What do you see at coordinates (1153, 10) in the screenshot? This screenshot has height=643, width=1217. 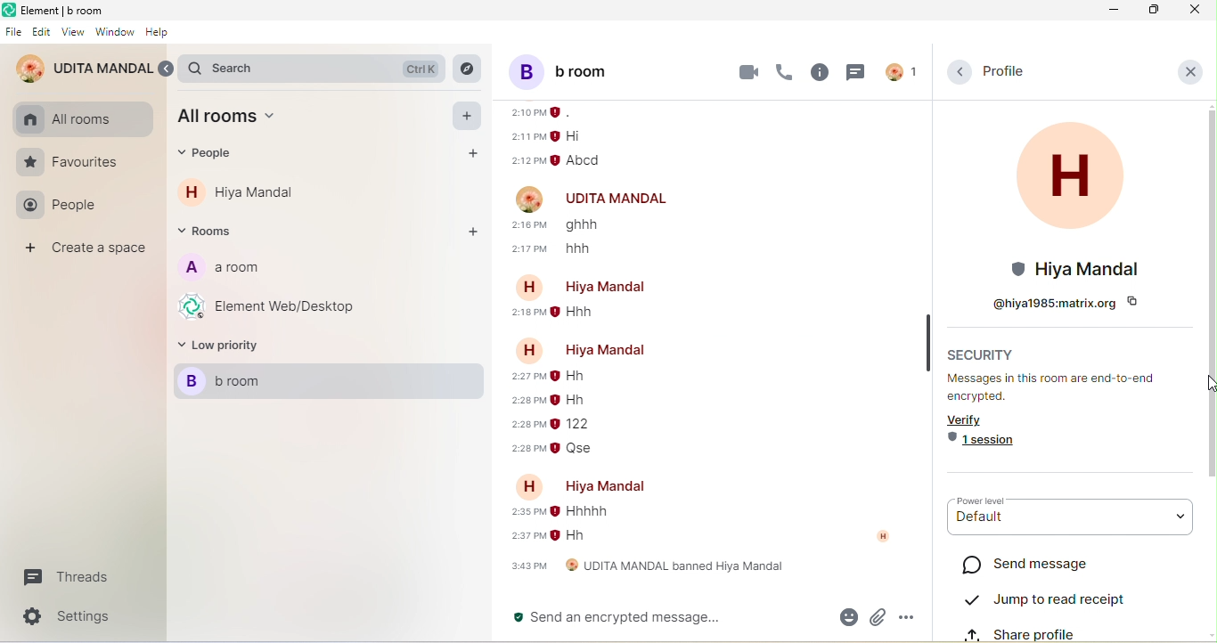 I see `maximize` at bounding box center [1153, 10].